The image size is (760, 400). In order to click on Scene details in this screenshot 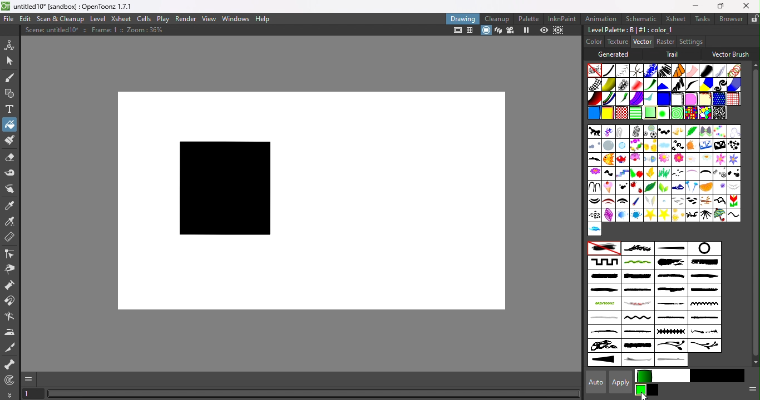, I will do `click(98, 32)`.